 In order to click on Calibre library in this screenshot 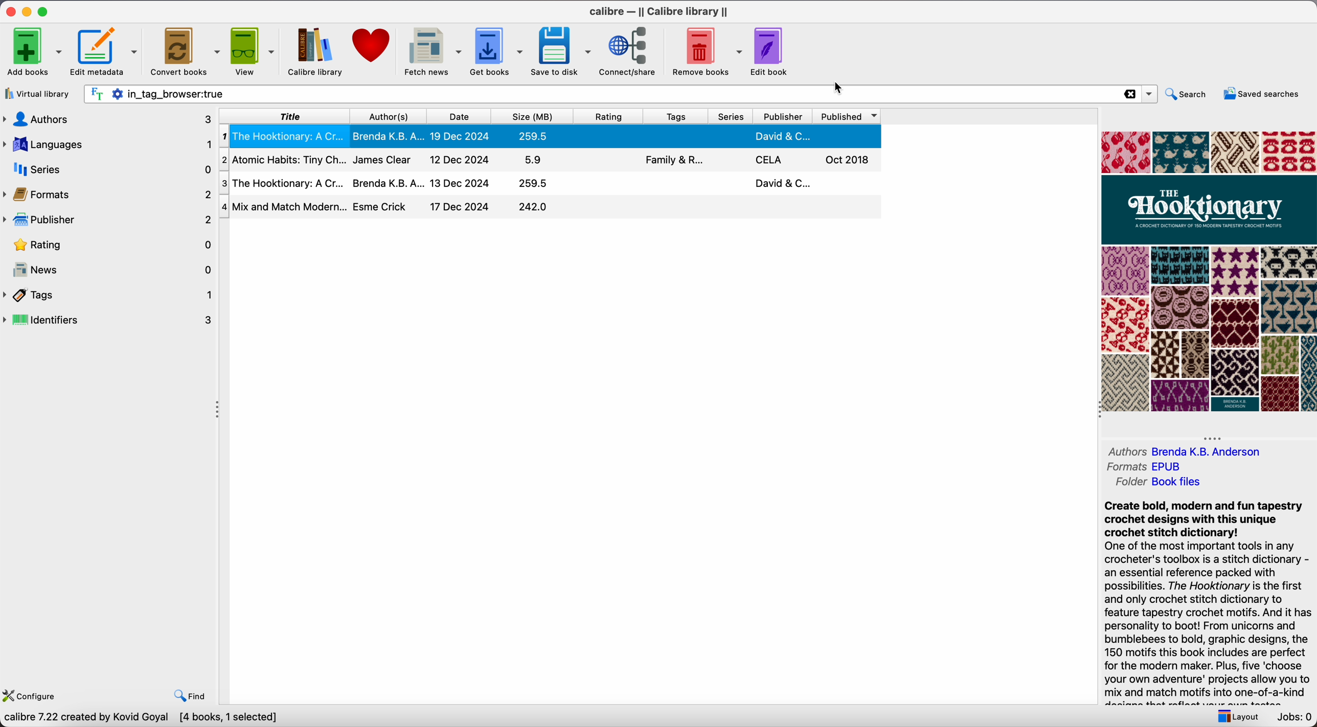, I will do `click(315, 52)`.